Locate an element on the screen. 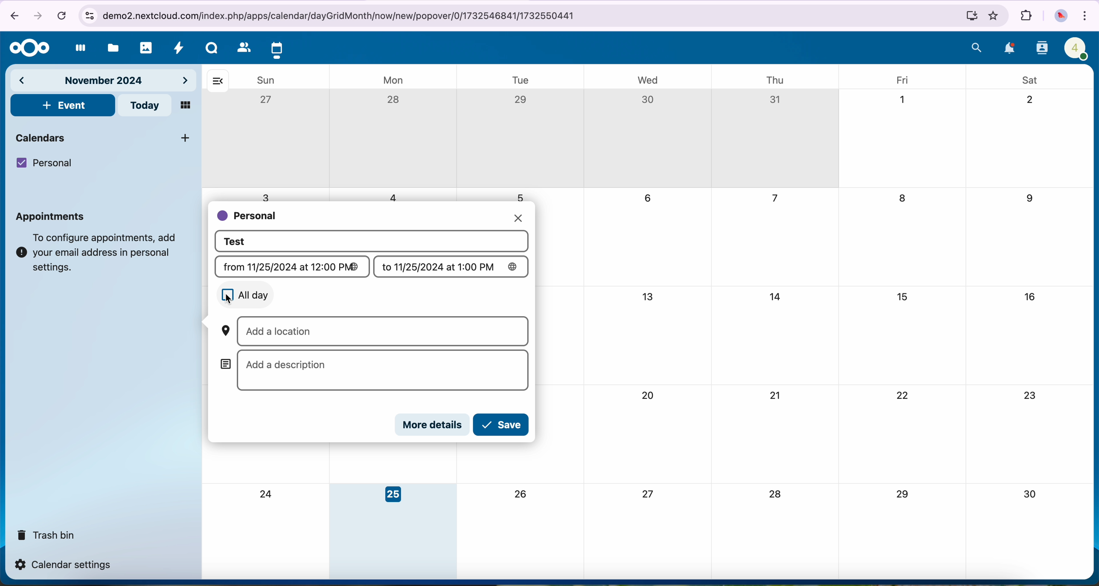 Image resolution: width=1099 pixels, height=586 pixels. 8 is located at coordinates (904, 200).